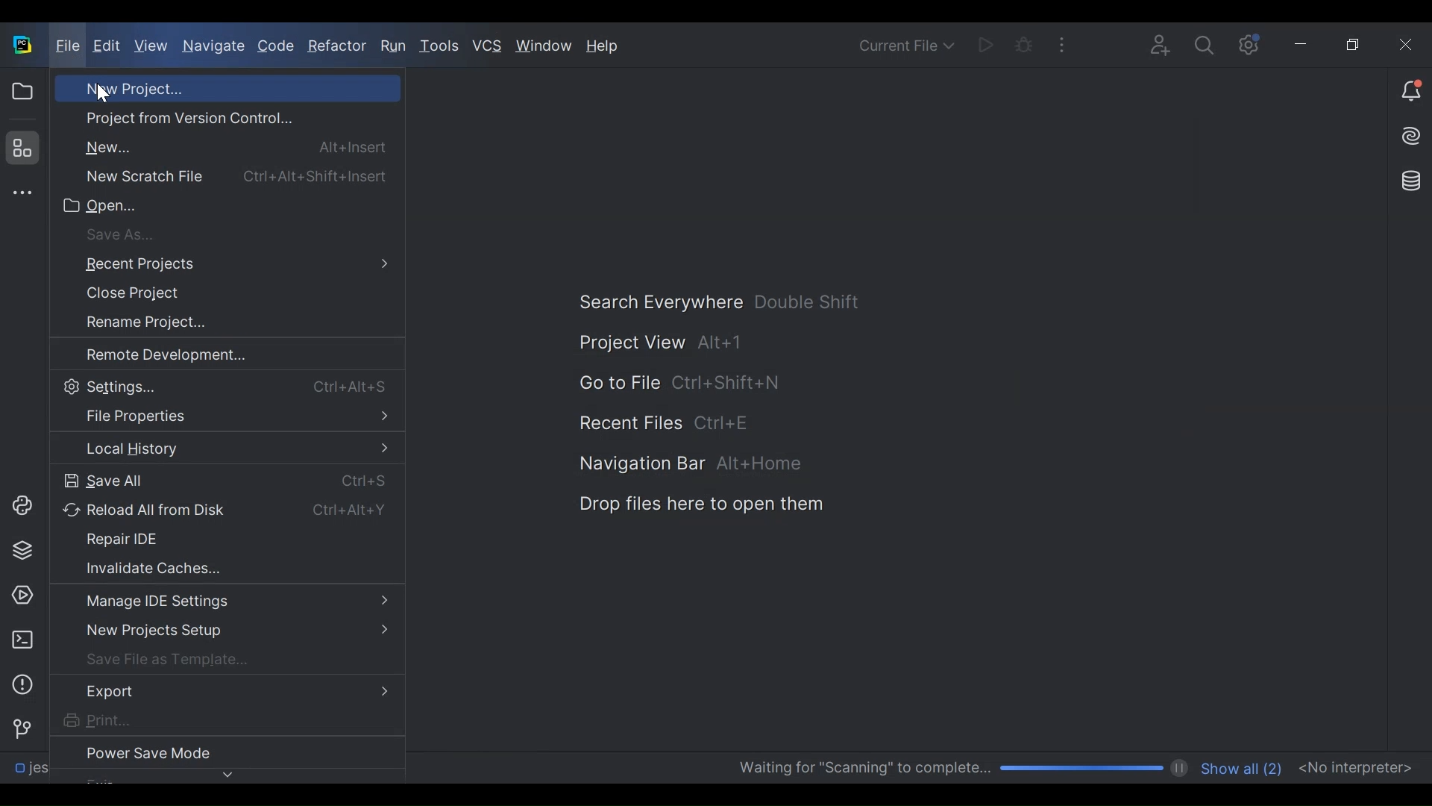 This screenshot has width=1432, height=806. I want to click on Local History, so click(227, 449).